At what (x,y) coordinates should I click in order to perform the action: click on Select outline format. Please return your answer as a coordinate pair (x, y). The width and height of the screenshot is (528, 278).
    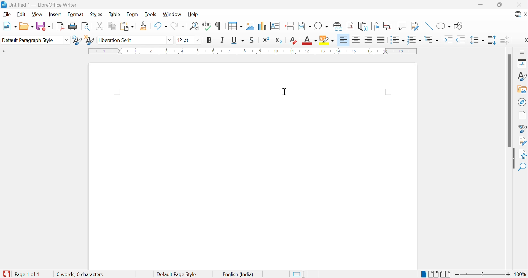
    Looking at the image, I should click on (432, 39).